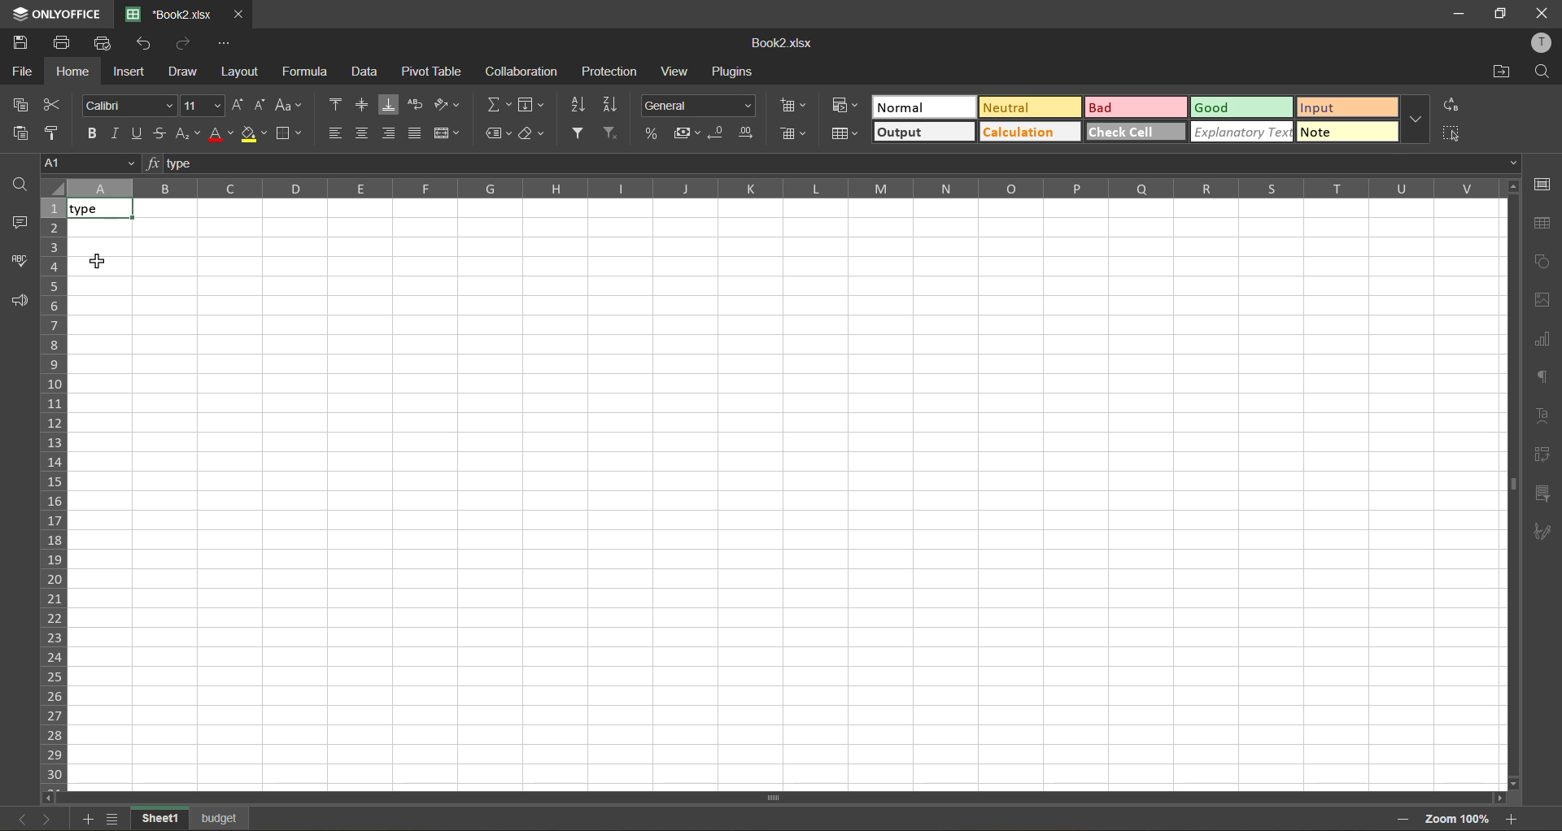  I want to click on align bottom, so click(392, 104).